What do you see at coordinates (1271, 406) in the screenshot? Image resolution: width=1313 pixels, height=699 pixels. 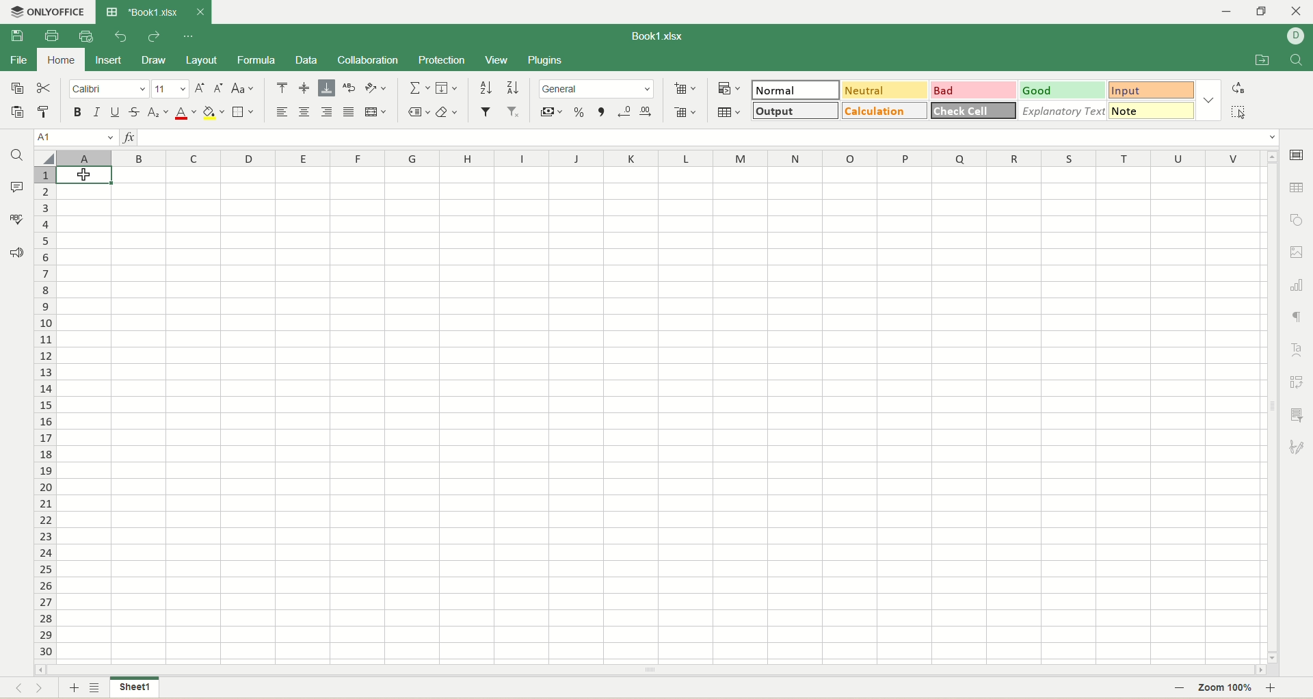 I see `vertical scroll bar` at bounding box center [1271, 406].